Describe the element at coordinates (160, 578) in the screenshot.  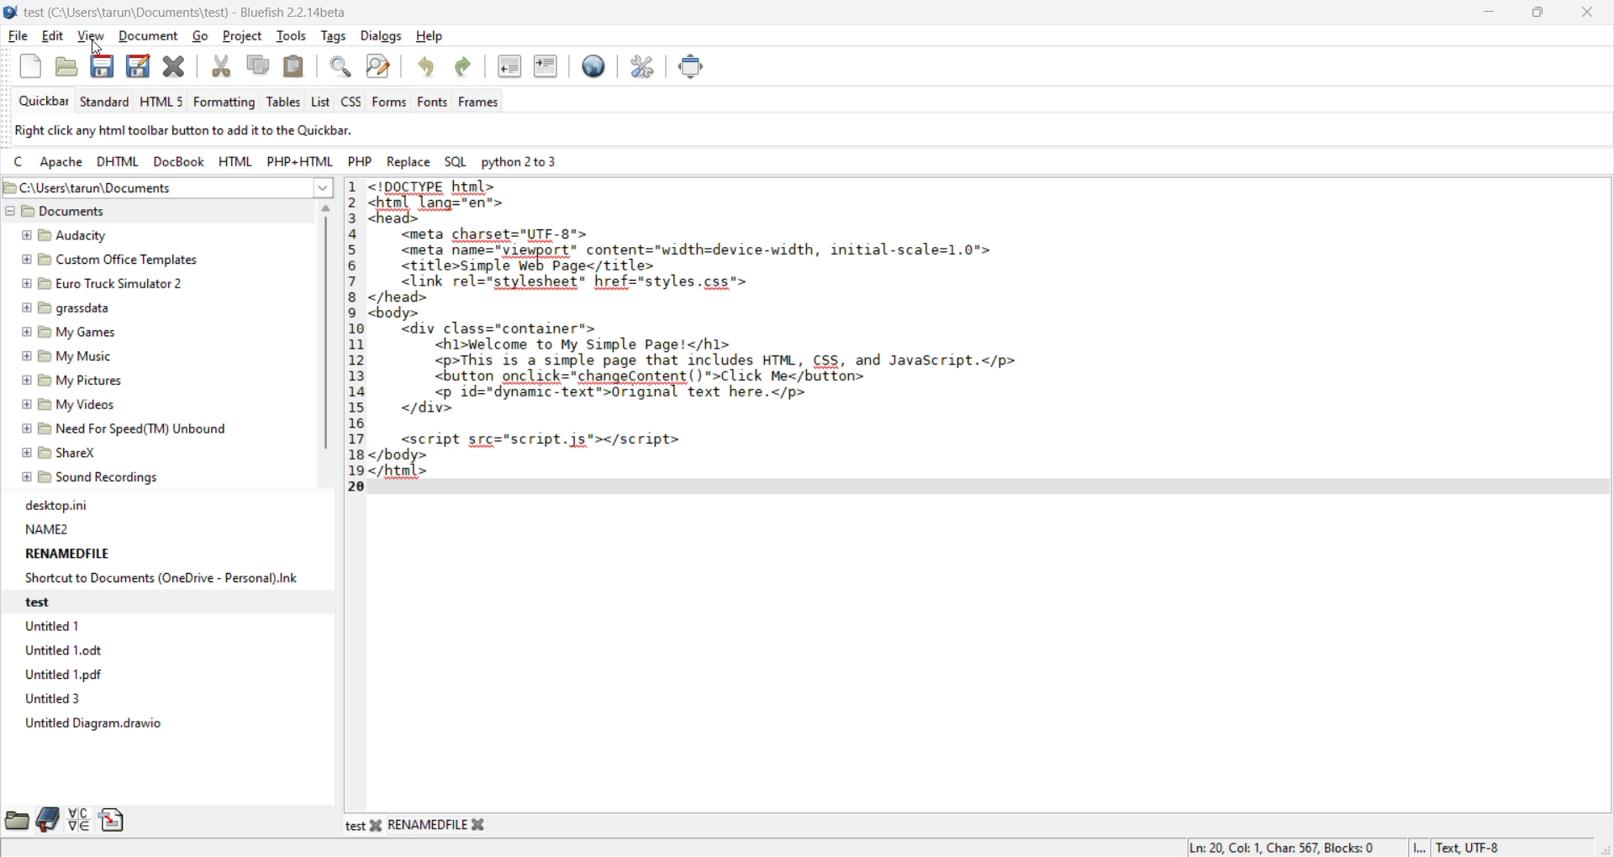
I see `Shortcut to Documents (OneDrive - Personal).Ink` at that location.